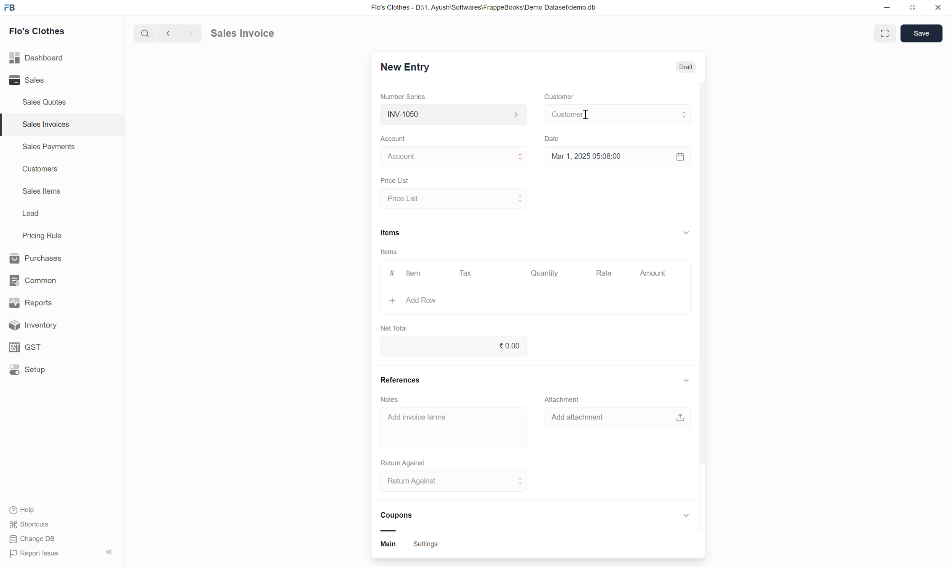 Image resolution: width=951 pixels, height=567 pixels. I want to click on select return against , so click(450, 483).